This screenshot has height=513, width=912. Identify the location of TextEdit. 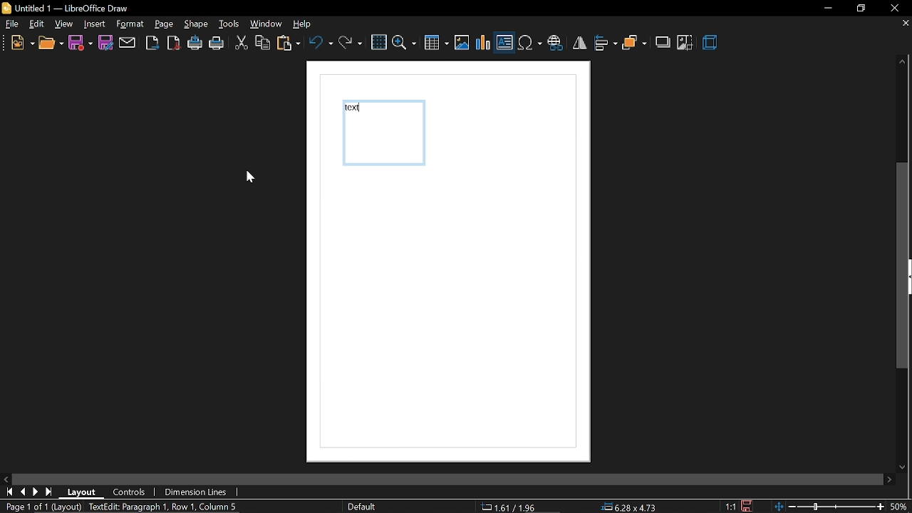
(170, 507).